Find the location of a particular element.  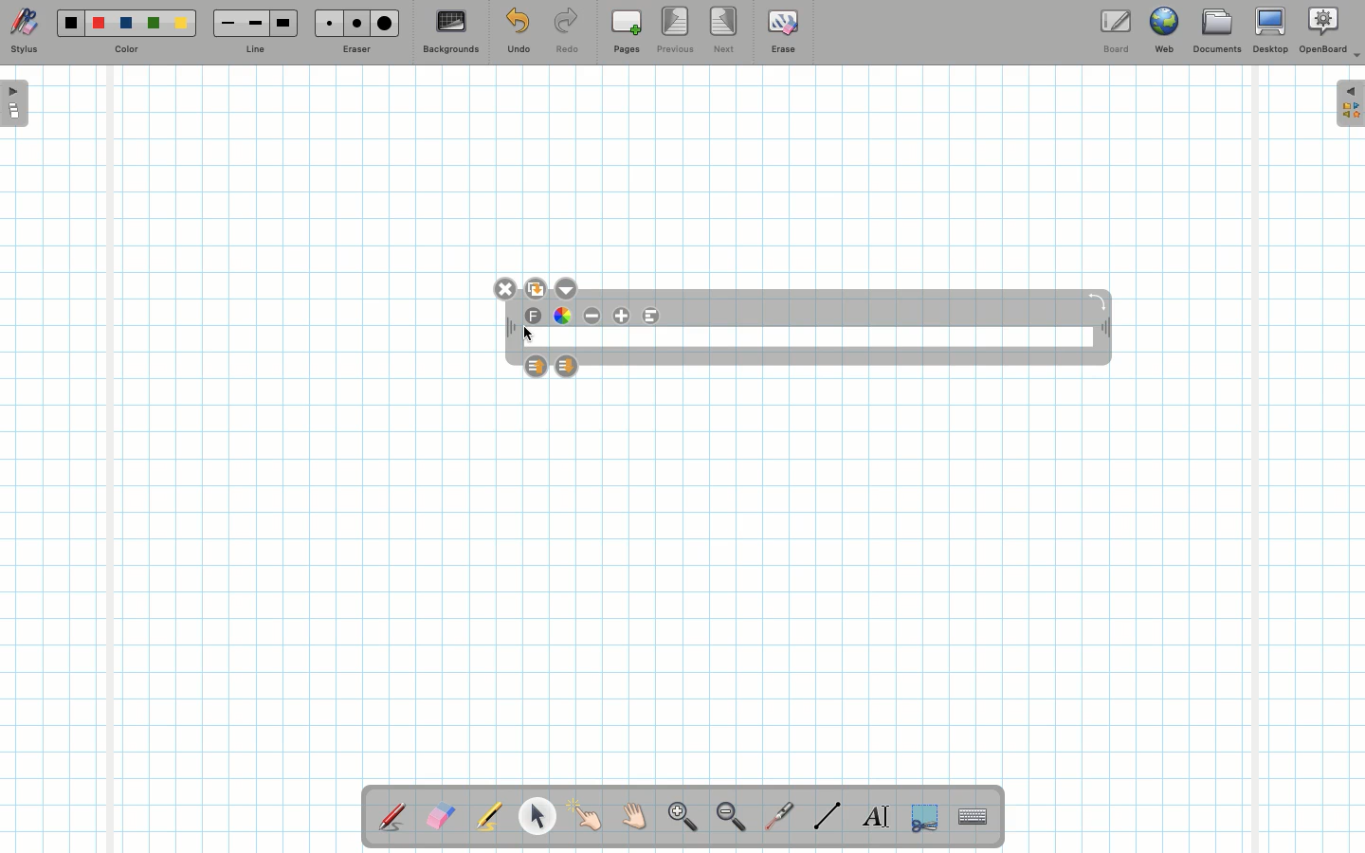

Large line is located at coordinates (284, 23).